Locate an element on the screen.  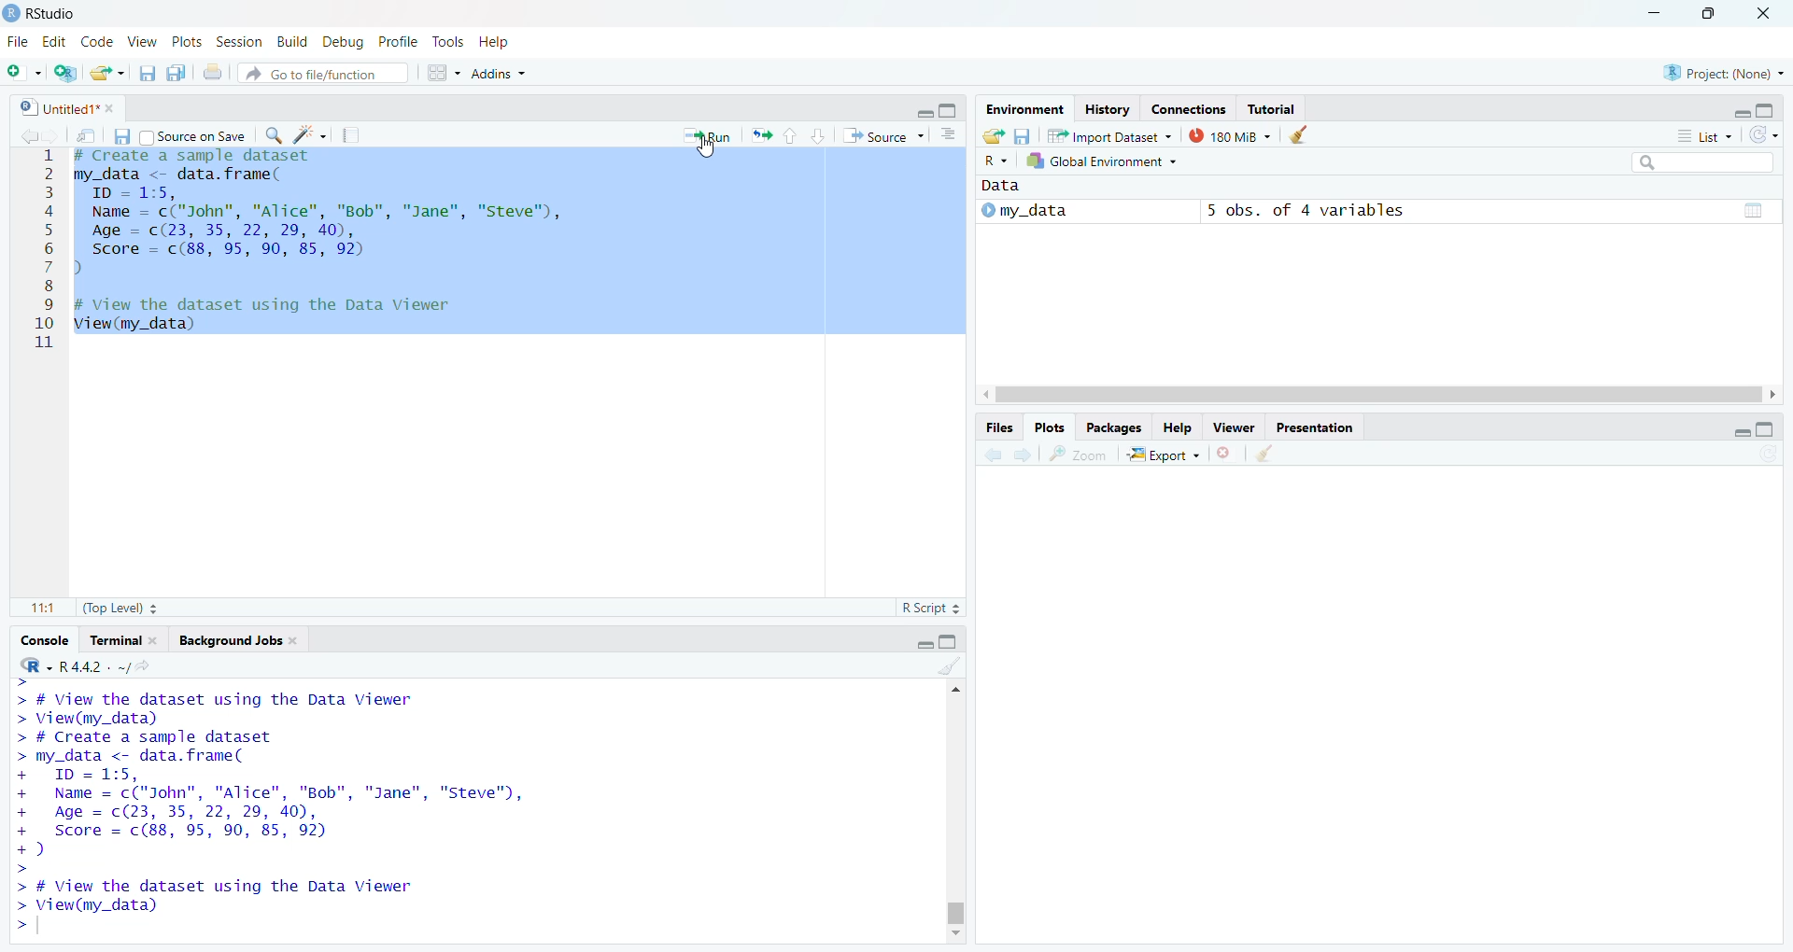
Print the current file is located at coordinates (208, 73).